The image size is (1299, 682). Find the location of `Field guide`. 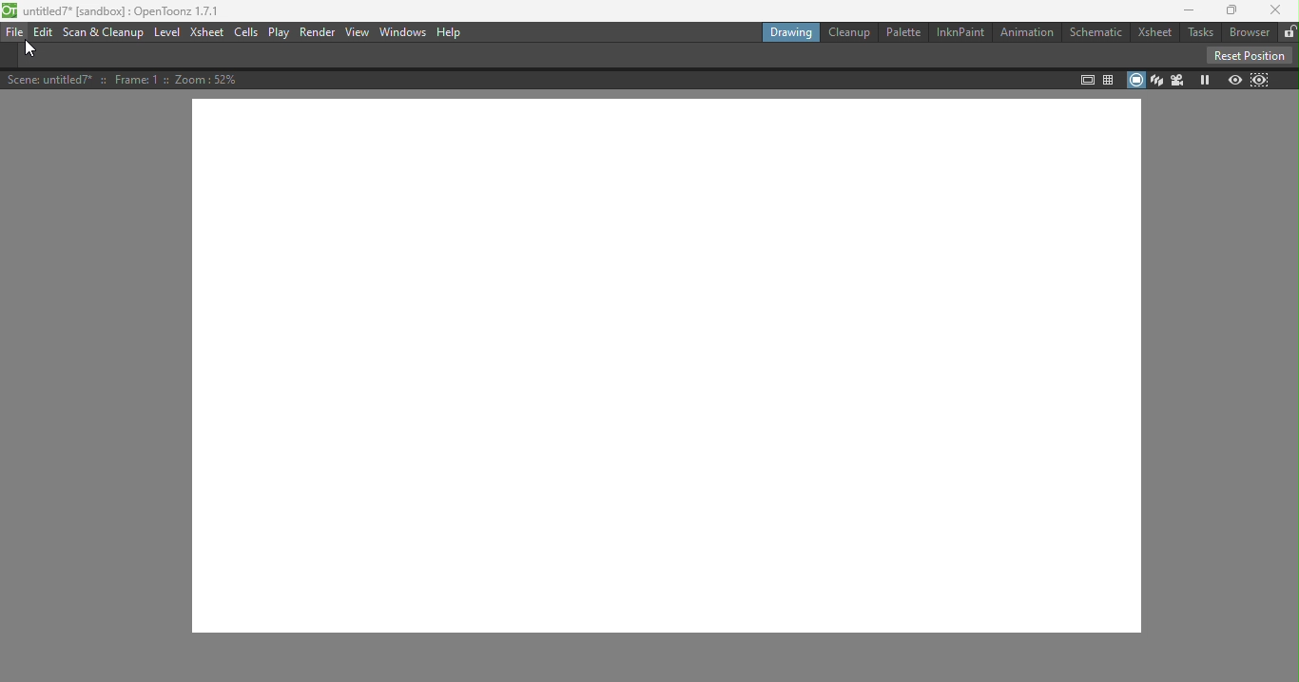

Field guide is located at coordinates (1111, 78).